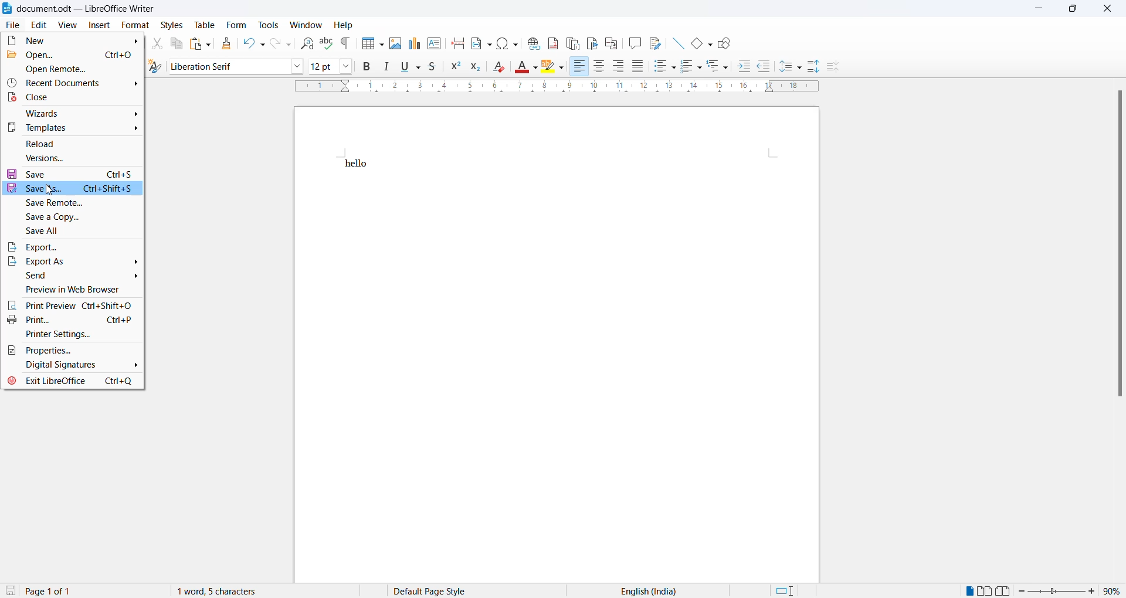  What do you see at coordinates (1041, 9) in the screenshot?
I see `minimize` at bounding box center [1041, 9].